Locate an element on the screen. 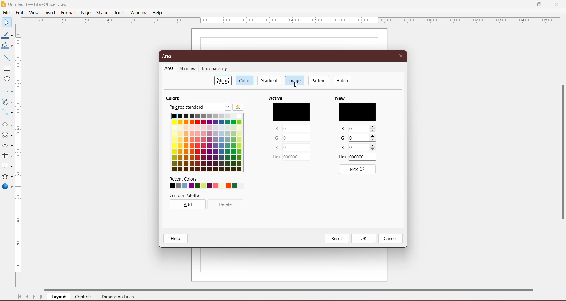  Gradient is located at coordinates (269, 80).